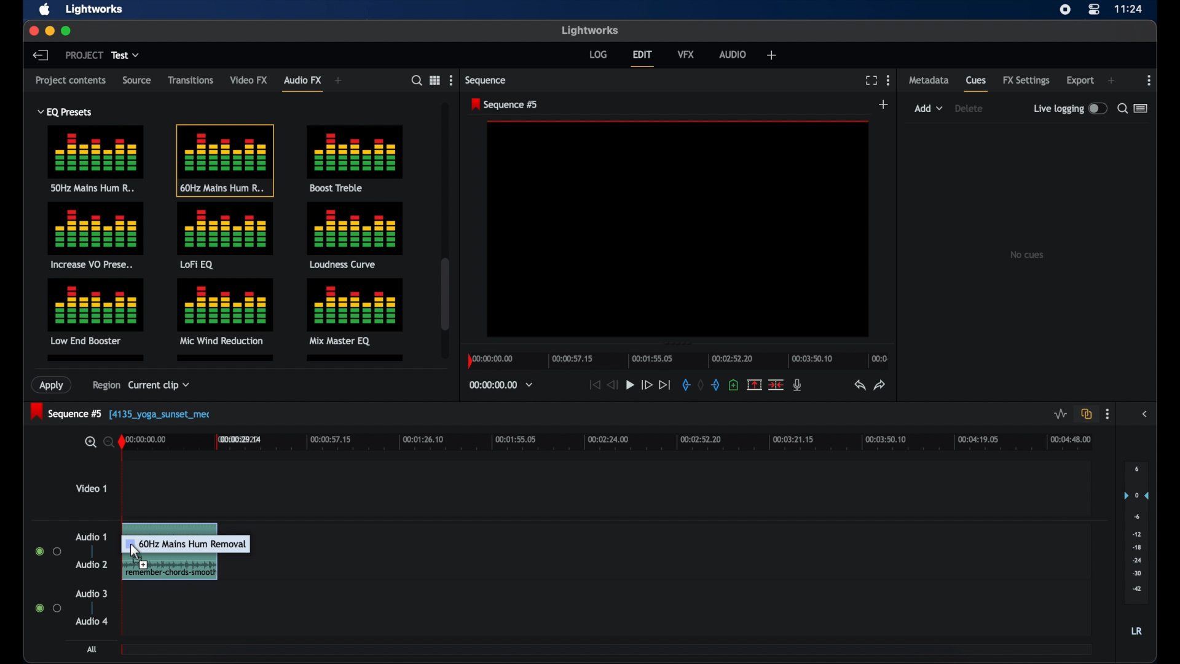 Image resolution: width=1180 pixels, height=664 pixels. I want to click on 60hz, so click(224, 160).